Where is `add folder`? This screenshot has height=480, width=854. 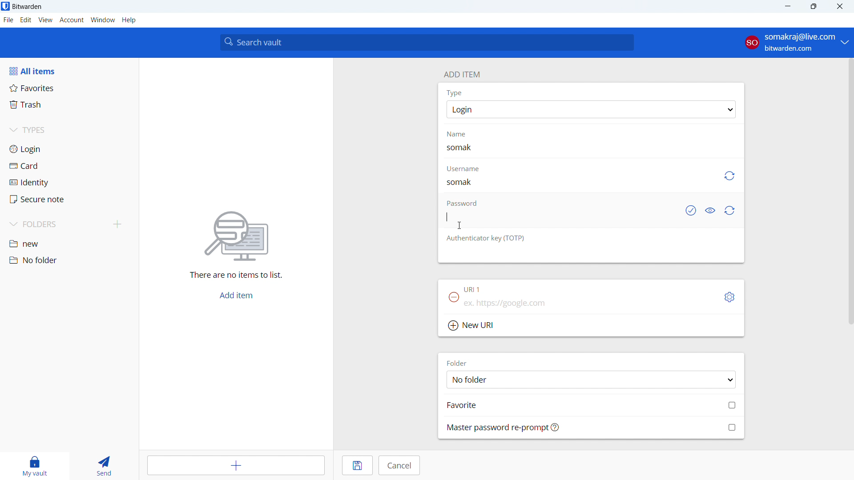 add folder is located at coordinates (117, 225).